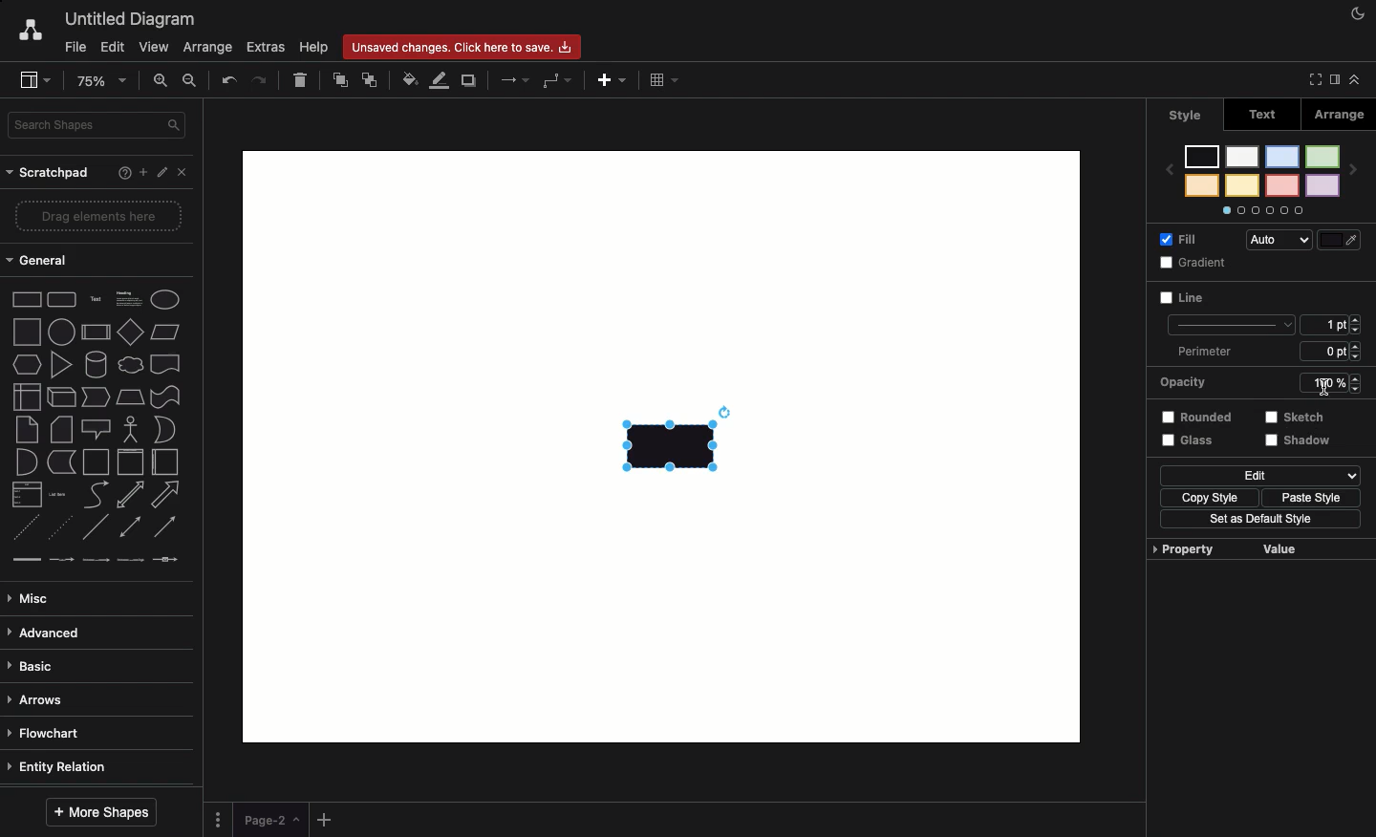  Describe the element at coordinates (165, 299) in the screenshot. I see `Eclipse` at that location.